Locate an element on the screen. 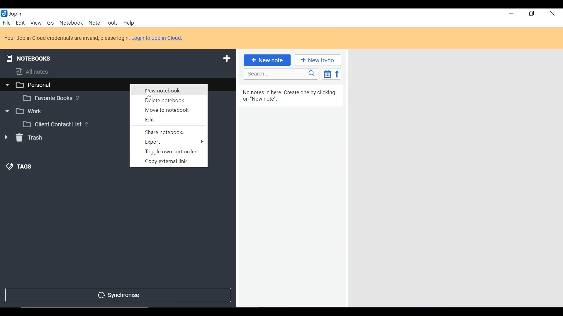  File is located at coordinates (7, 23).